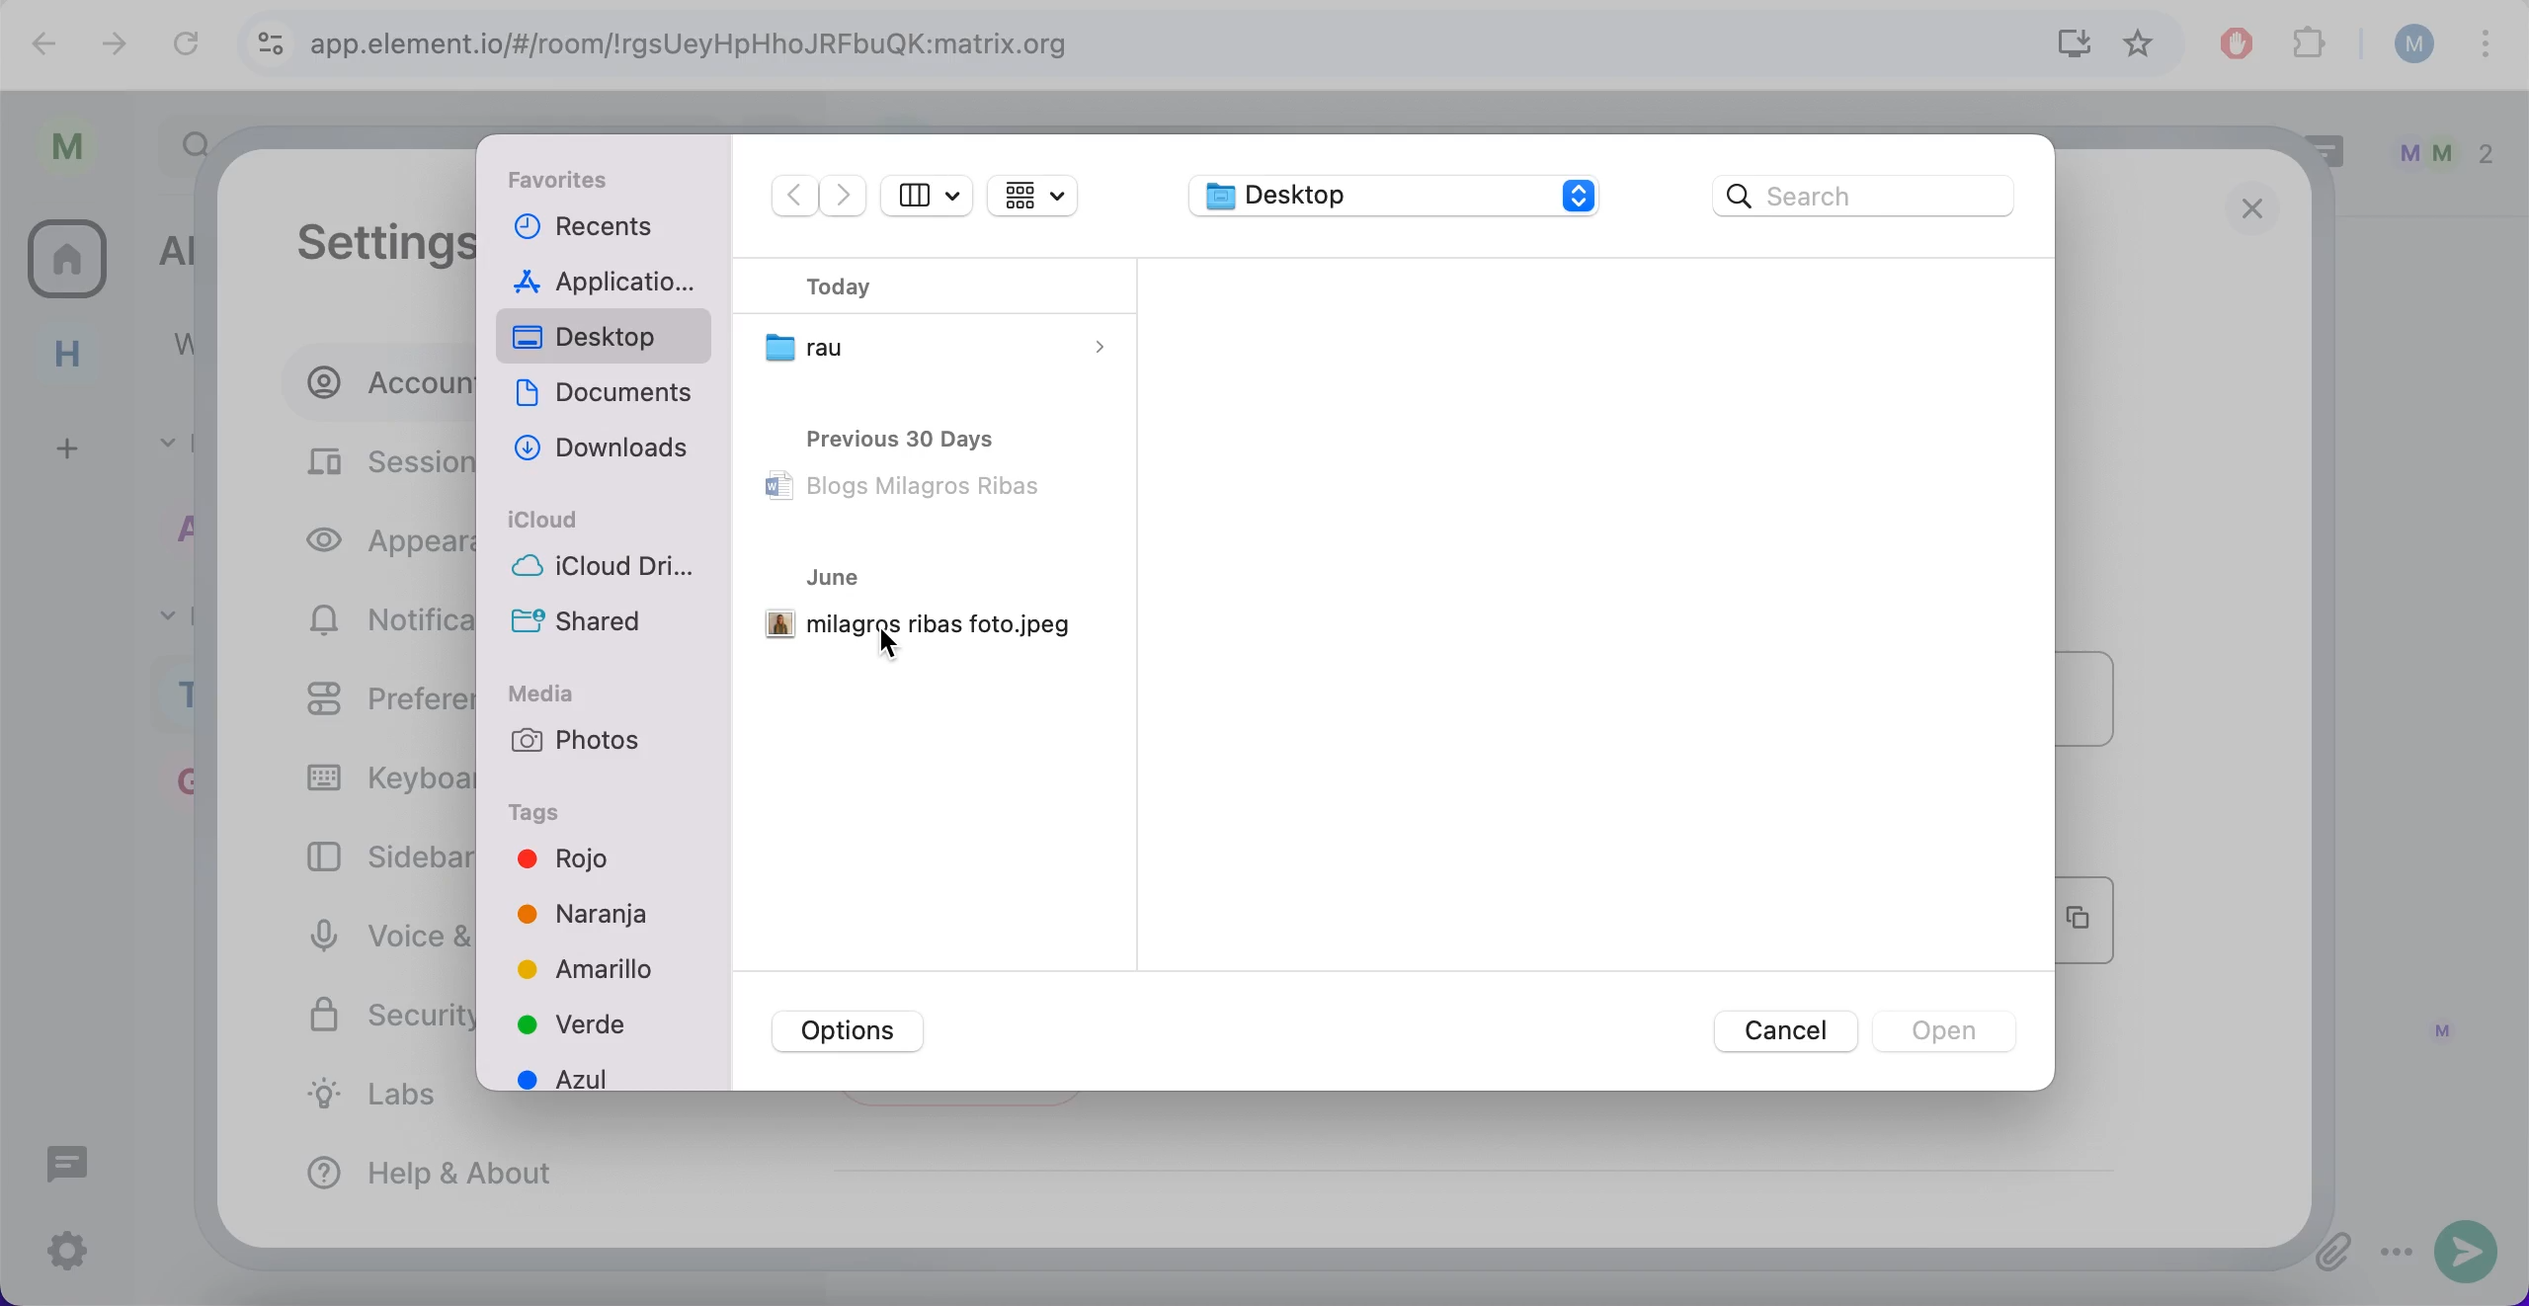 The image size is (2529, 1306). I want to click on google search, so click(1854, 200).